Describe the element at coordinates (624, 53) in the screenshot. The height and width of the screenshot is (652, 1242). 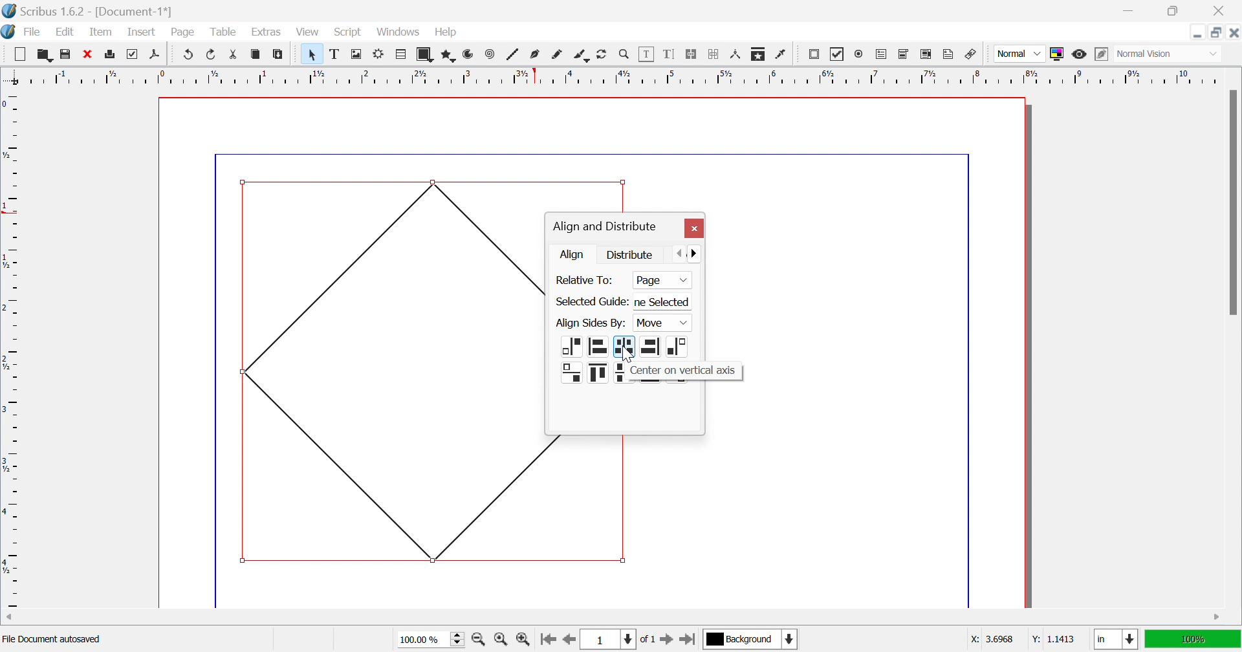
I see `Zoom in or out` at that location.